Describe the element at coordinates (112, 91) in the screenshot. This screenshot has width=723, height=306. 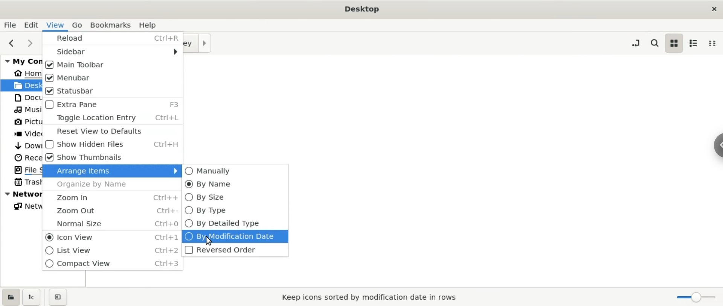
I see `status bar` at that location.